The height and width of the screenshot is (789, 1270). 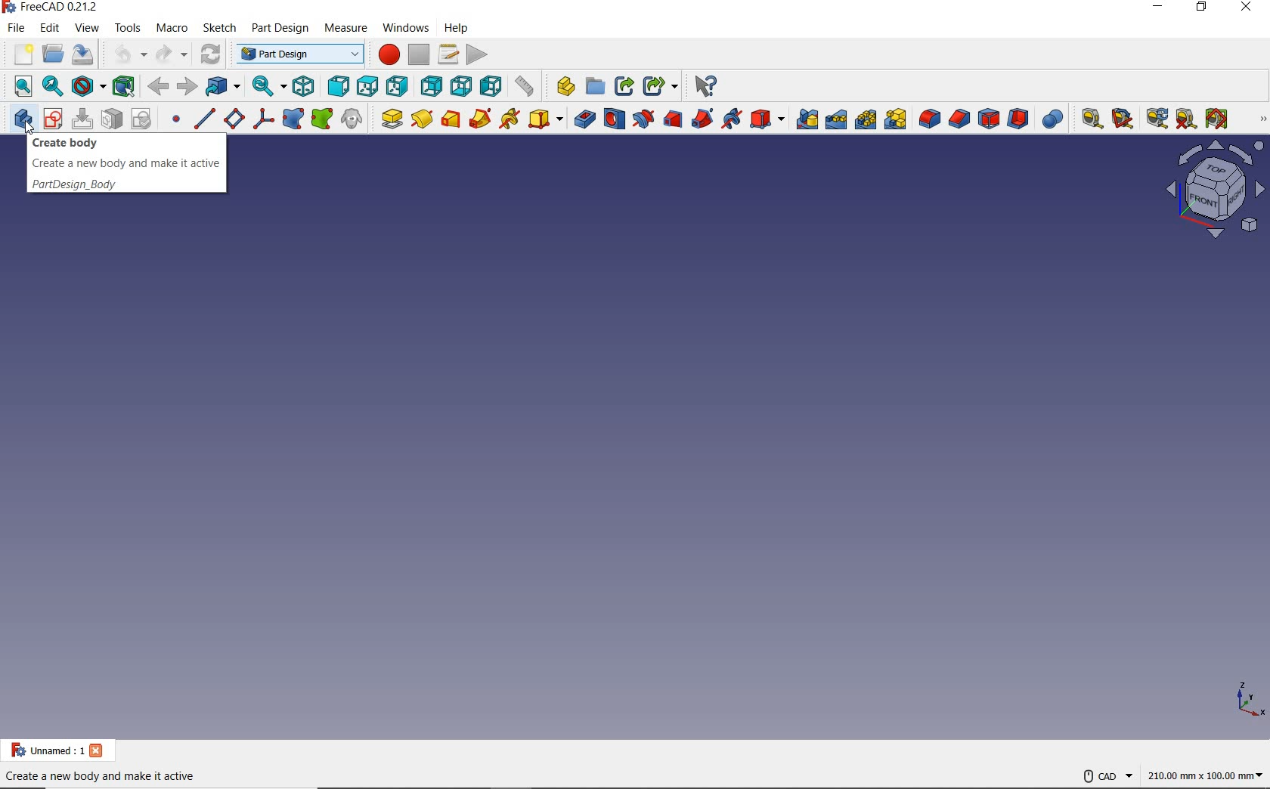 What do you see at coordinates (294, 119) in the screenshot?
I see `CREATE A SHAPE BINDER` at bounding box center [294, 119].